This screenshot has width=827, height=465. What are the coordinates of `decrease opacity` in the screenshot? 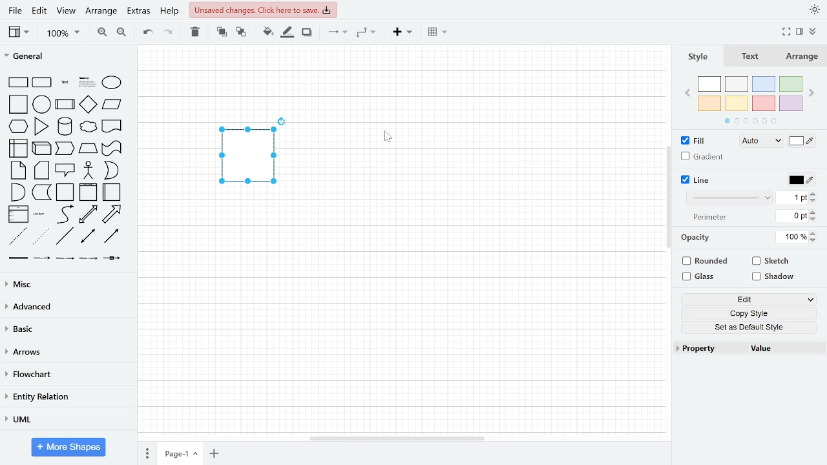 It's located at (813, 240).